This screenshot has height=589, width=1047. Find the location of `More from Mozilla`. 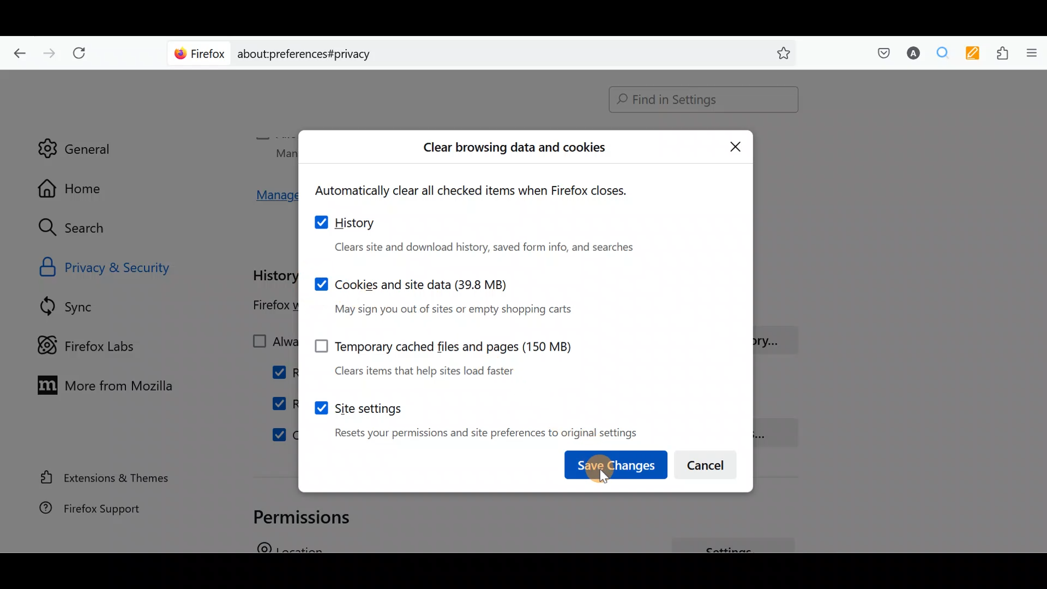

More from Mozilla is located at coordinates (100, 384).